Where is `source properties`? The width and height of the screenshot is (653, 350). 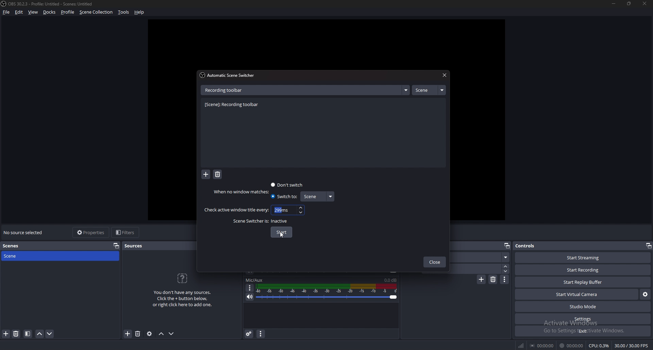 source properties is located at coordinates (149, 333).